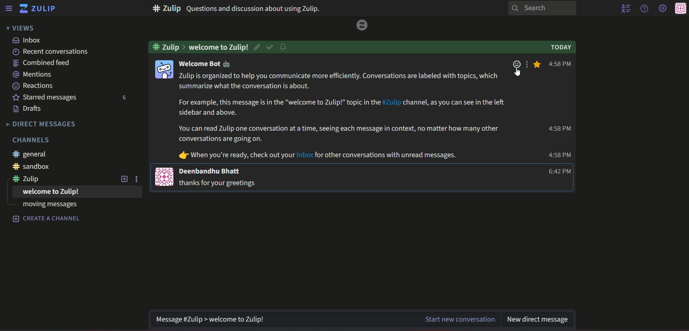 Image resolution: width=689 pixels, height=331 pixels. I want to click on Zulip is organised to help you communicate more efficiently. Conversations are labelled with topics with summarise what the conversation is about. For example, this message is in the "welcome to Zulip" topic in the #zulip channel, as you can see the left side bar and above. You can read Zulip one conversation at a time, seeing each message in context, no matter how many other conversations are going on, so click(341, 107).